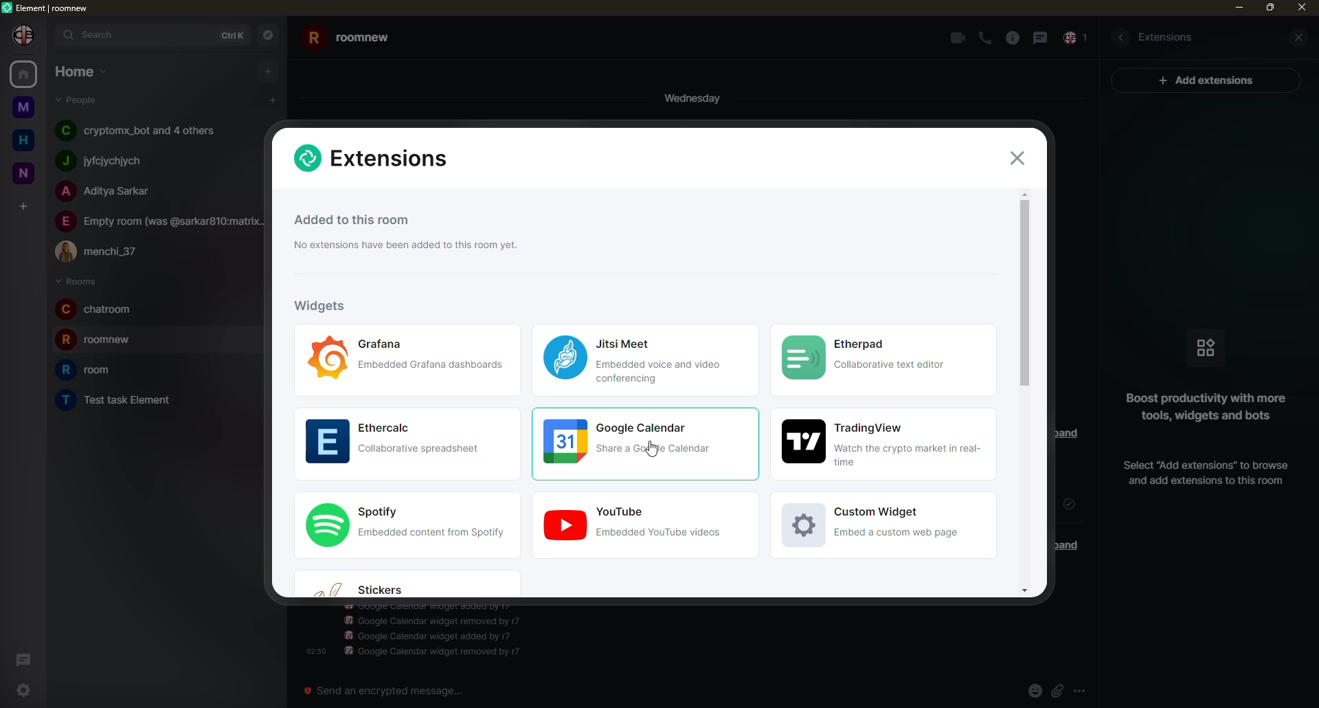  I want to click on people, so click(109, 192).